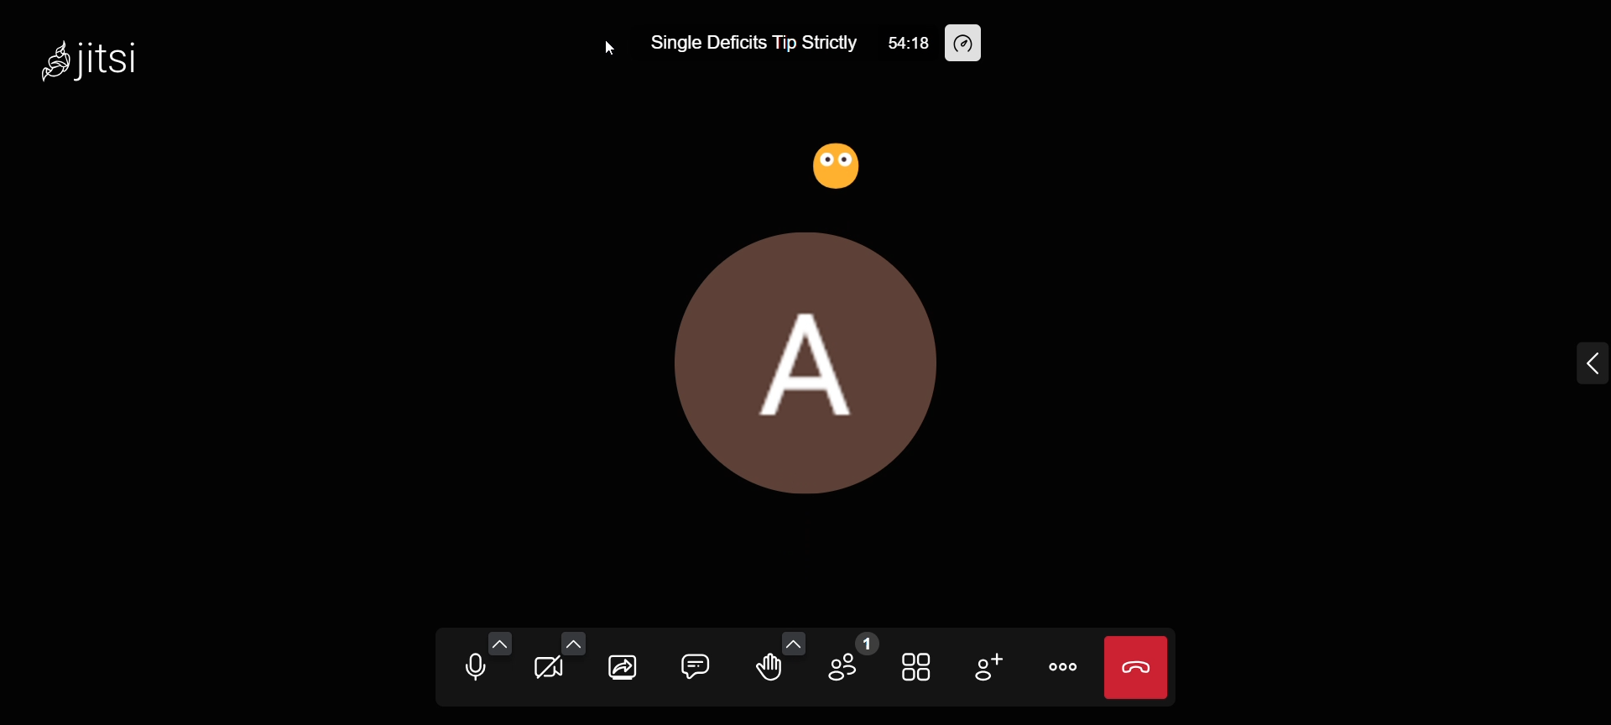  Describe the element at coordinates (988, 665) in the screenshot. I see `invite people` at that location.